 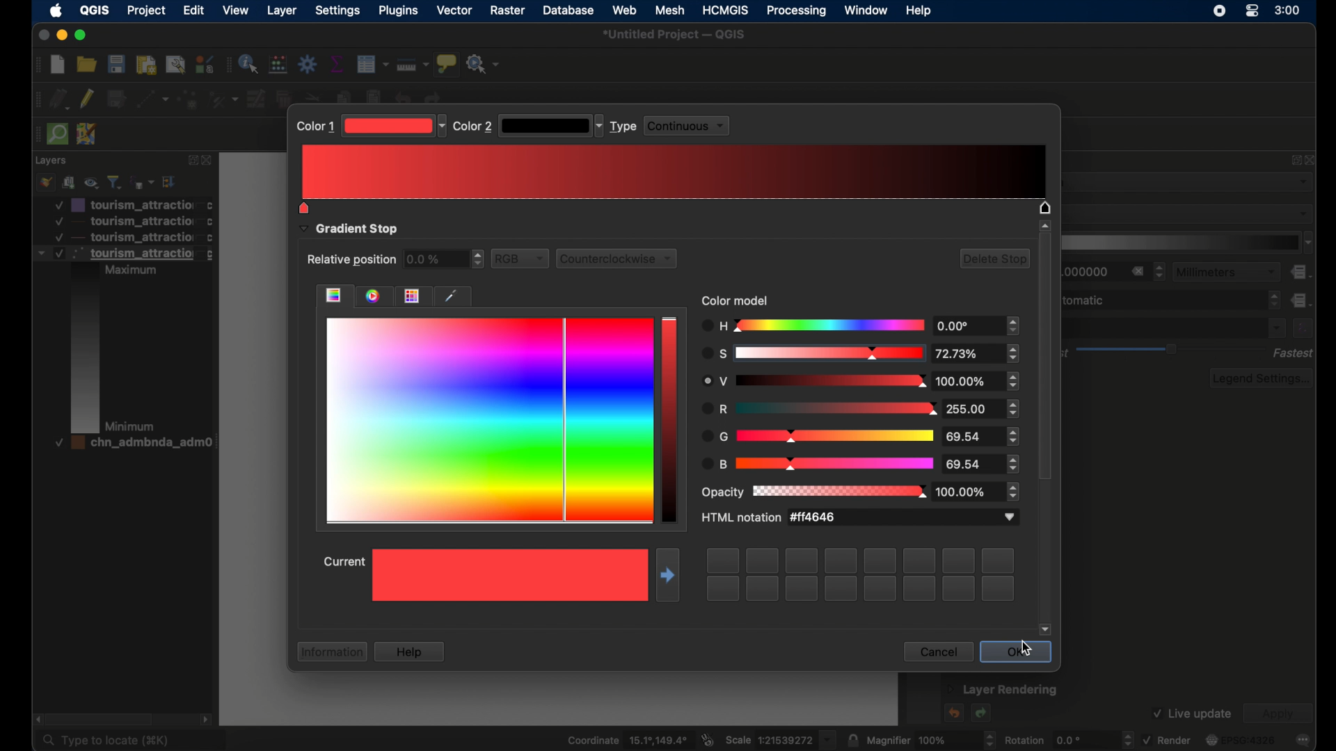 I want to click on best, so click(x=1067, y=355).